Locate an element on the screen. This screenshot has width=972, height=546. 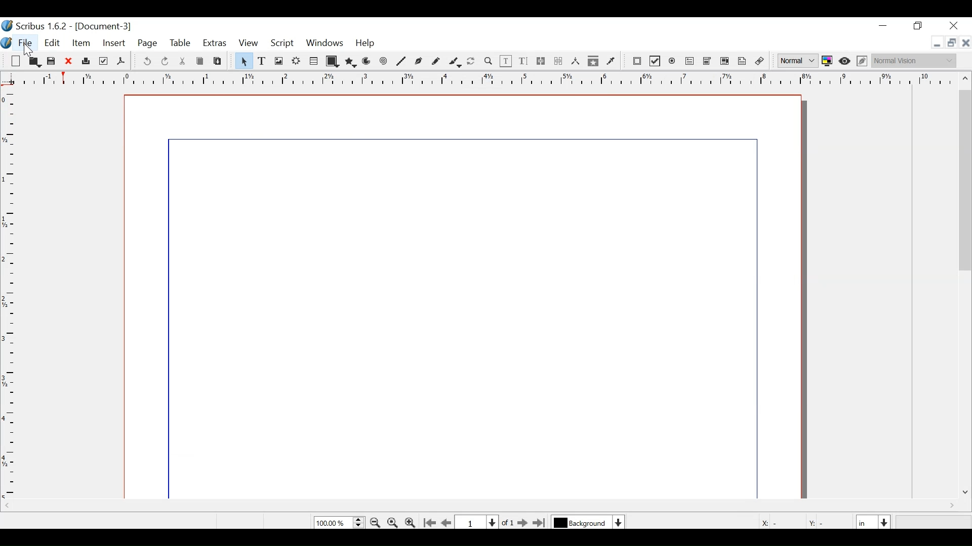
Item is located at coordinates (81, 45).